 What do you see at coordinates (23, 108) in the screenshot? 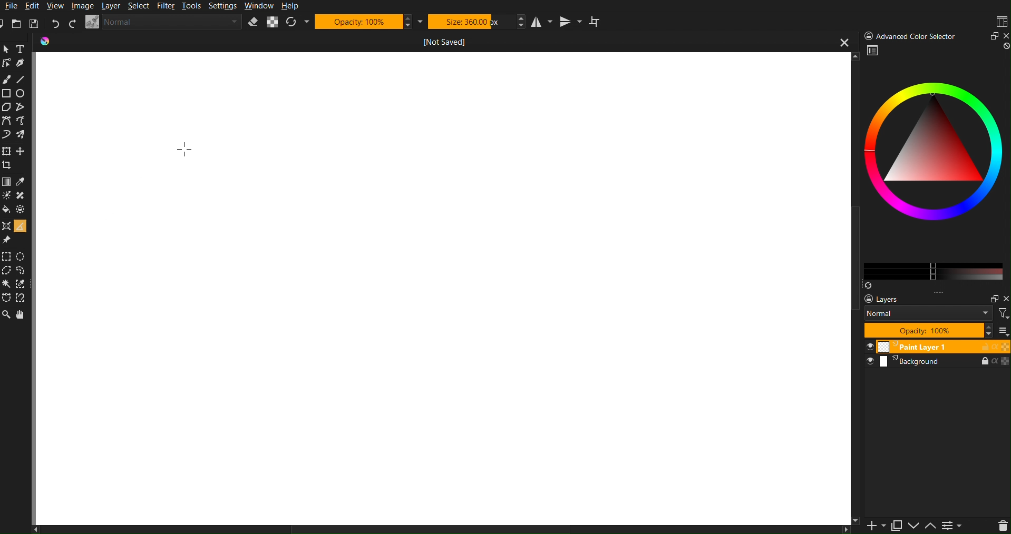
I see `Straight Line` at bounding box center [23, 108].